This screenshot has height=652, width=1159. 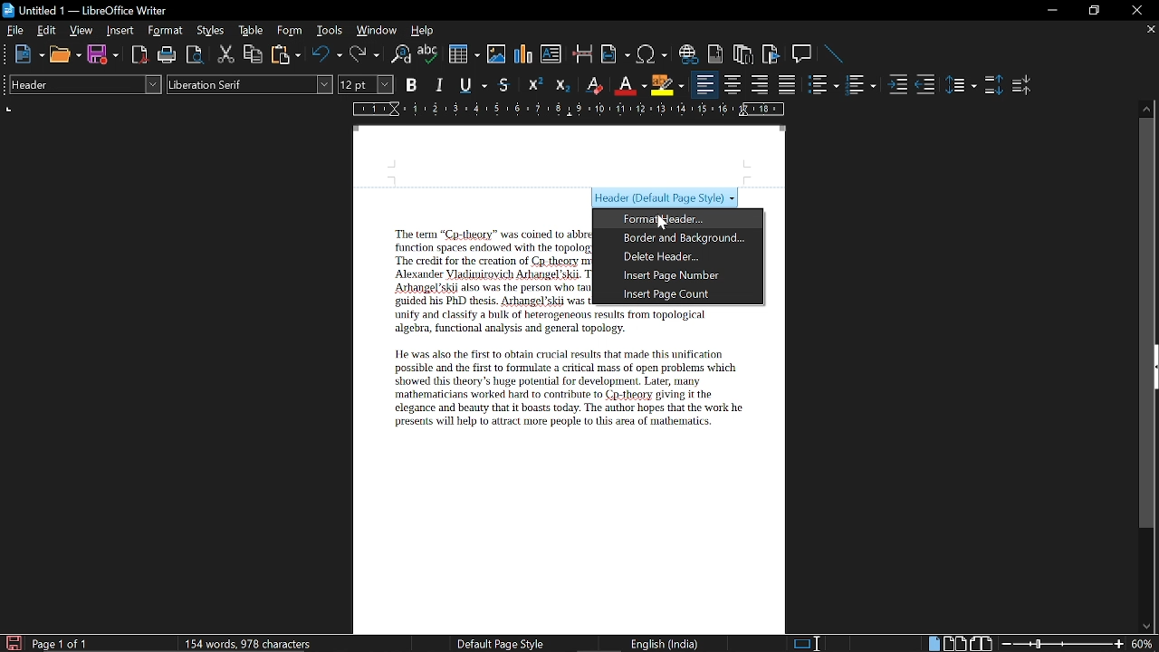 What do you see at coordinates (251, 84) in the screenshot?
I see `Text style` at bounding box center [251, 84].